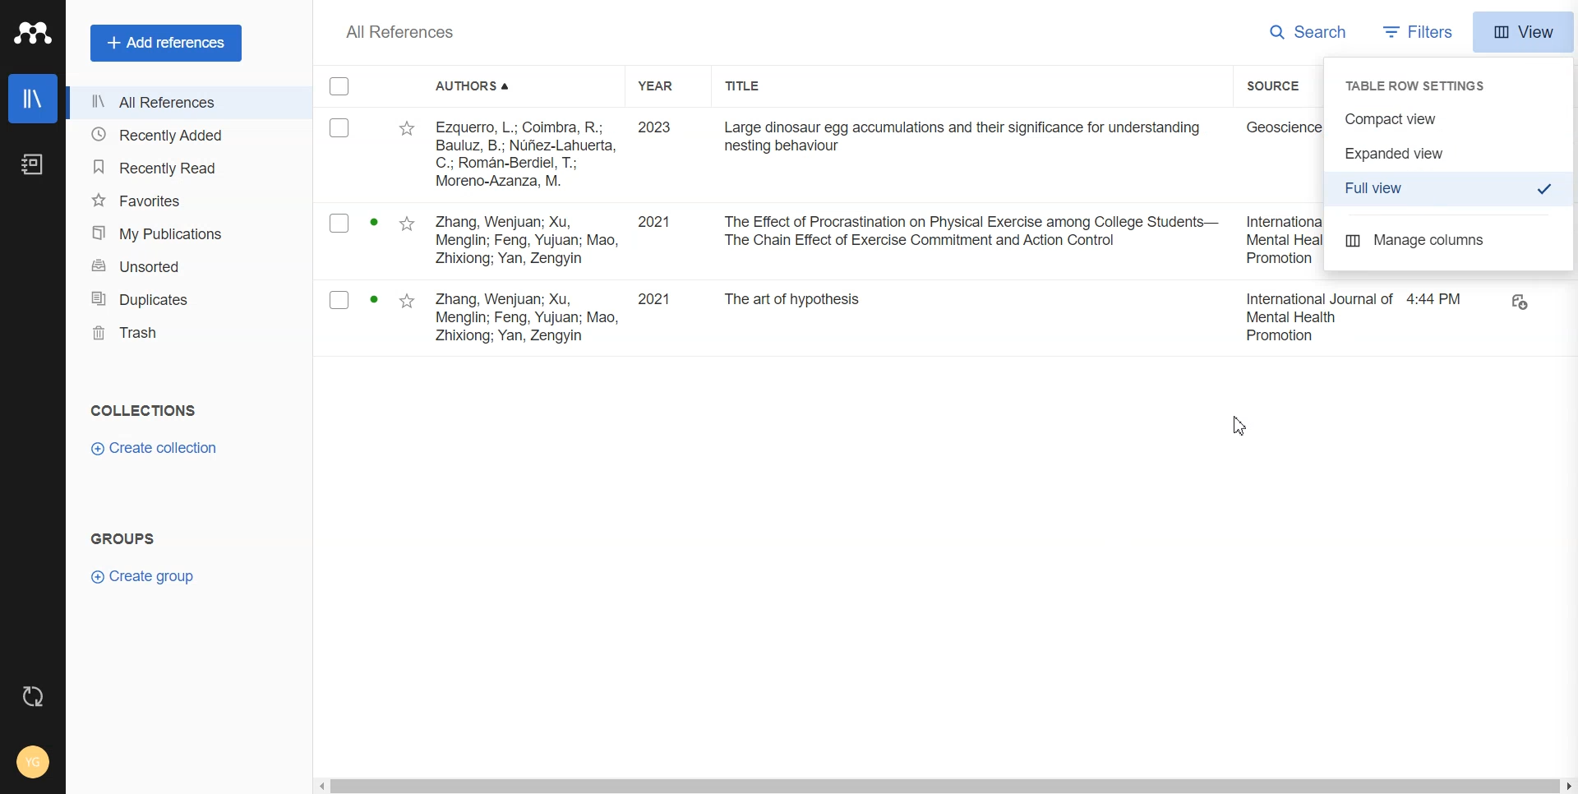 Image resolution: width=1578 pixels, height=794 pixels. What do you see at coordinates (478, 87) in the screenshot?
I see `Authors` at bounding box center [478, 87].